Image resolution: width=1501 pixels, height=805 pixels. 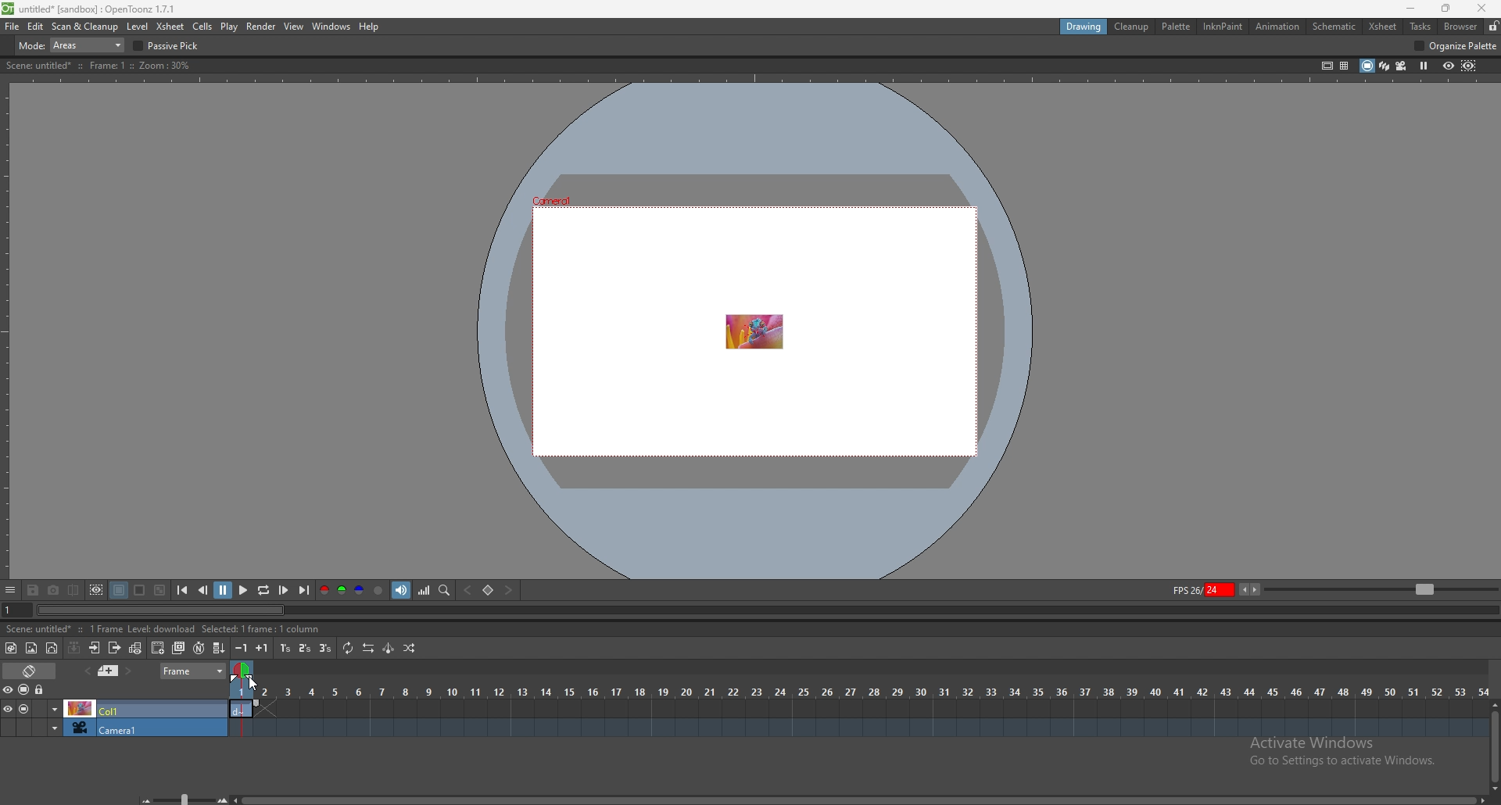 I want to click on pause, so click(x=224, y=589).